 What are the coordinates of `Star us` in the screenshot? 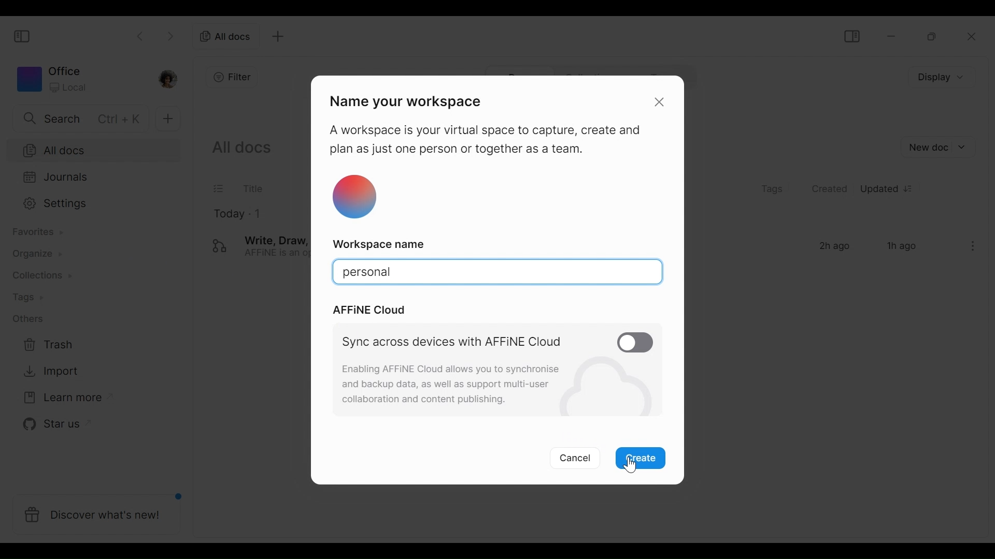 It's located at (51, 424).